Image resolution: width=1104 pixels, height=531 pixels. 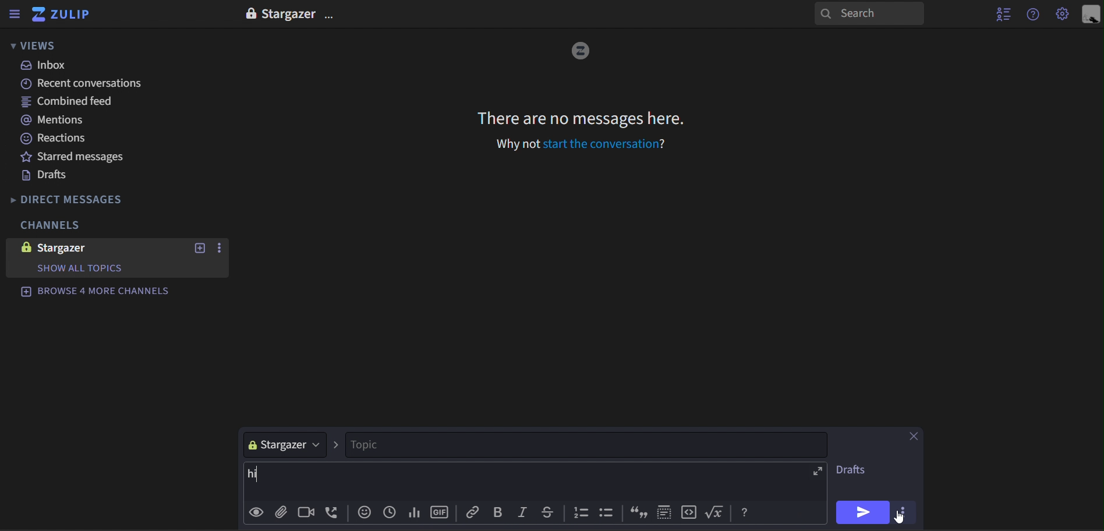 I want to click on preview, so click(x=257, y=512).